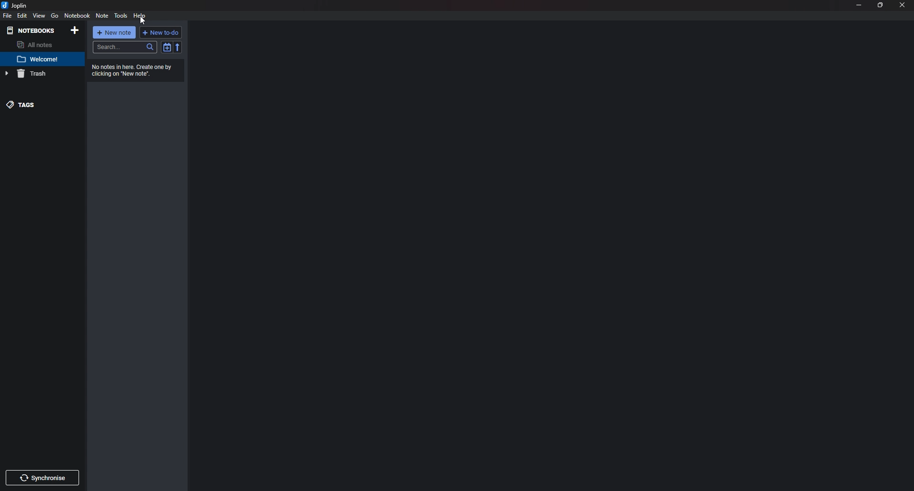 This screenshot has width=914, height=491. What do you see at coordinates (77, 16) in the screenshot?
I see `note Book` at bounding box center [77, 16].